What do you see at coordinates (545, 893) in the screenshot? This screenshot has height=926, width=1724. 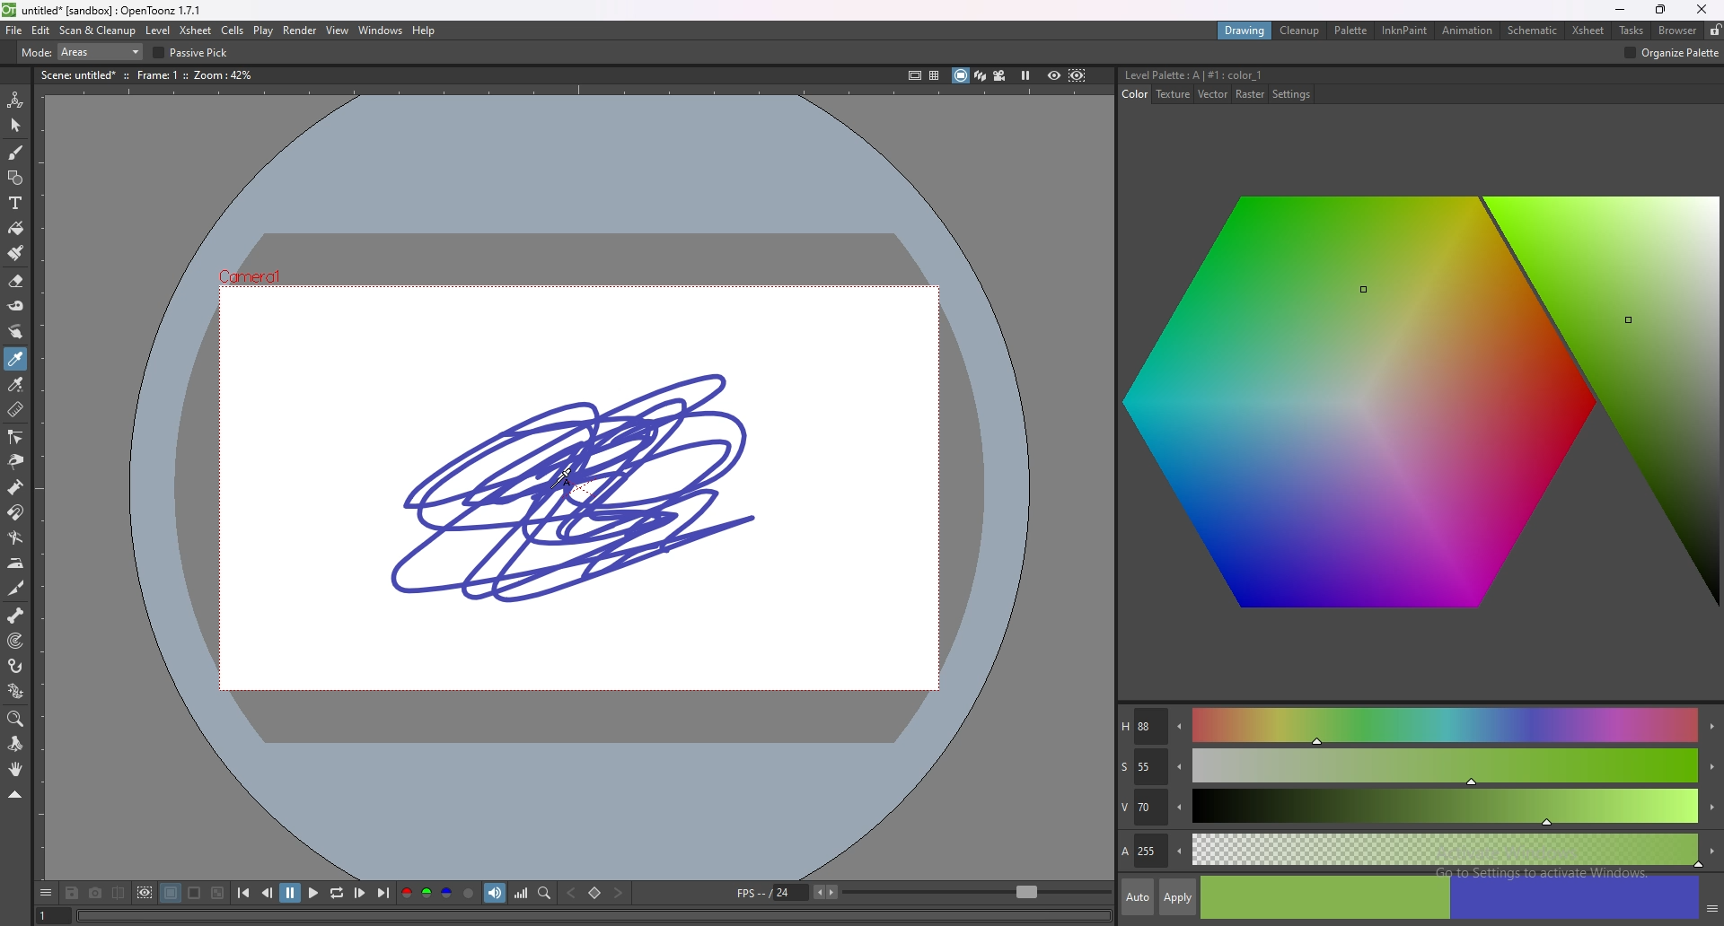 I see `locator` at bounding box center [545, 893].